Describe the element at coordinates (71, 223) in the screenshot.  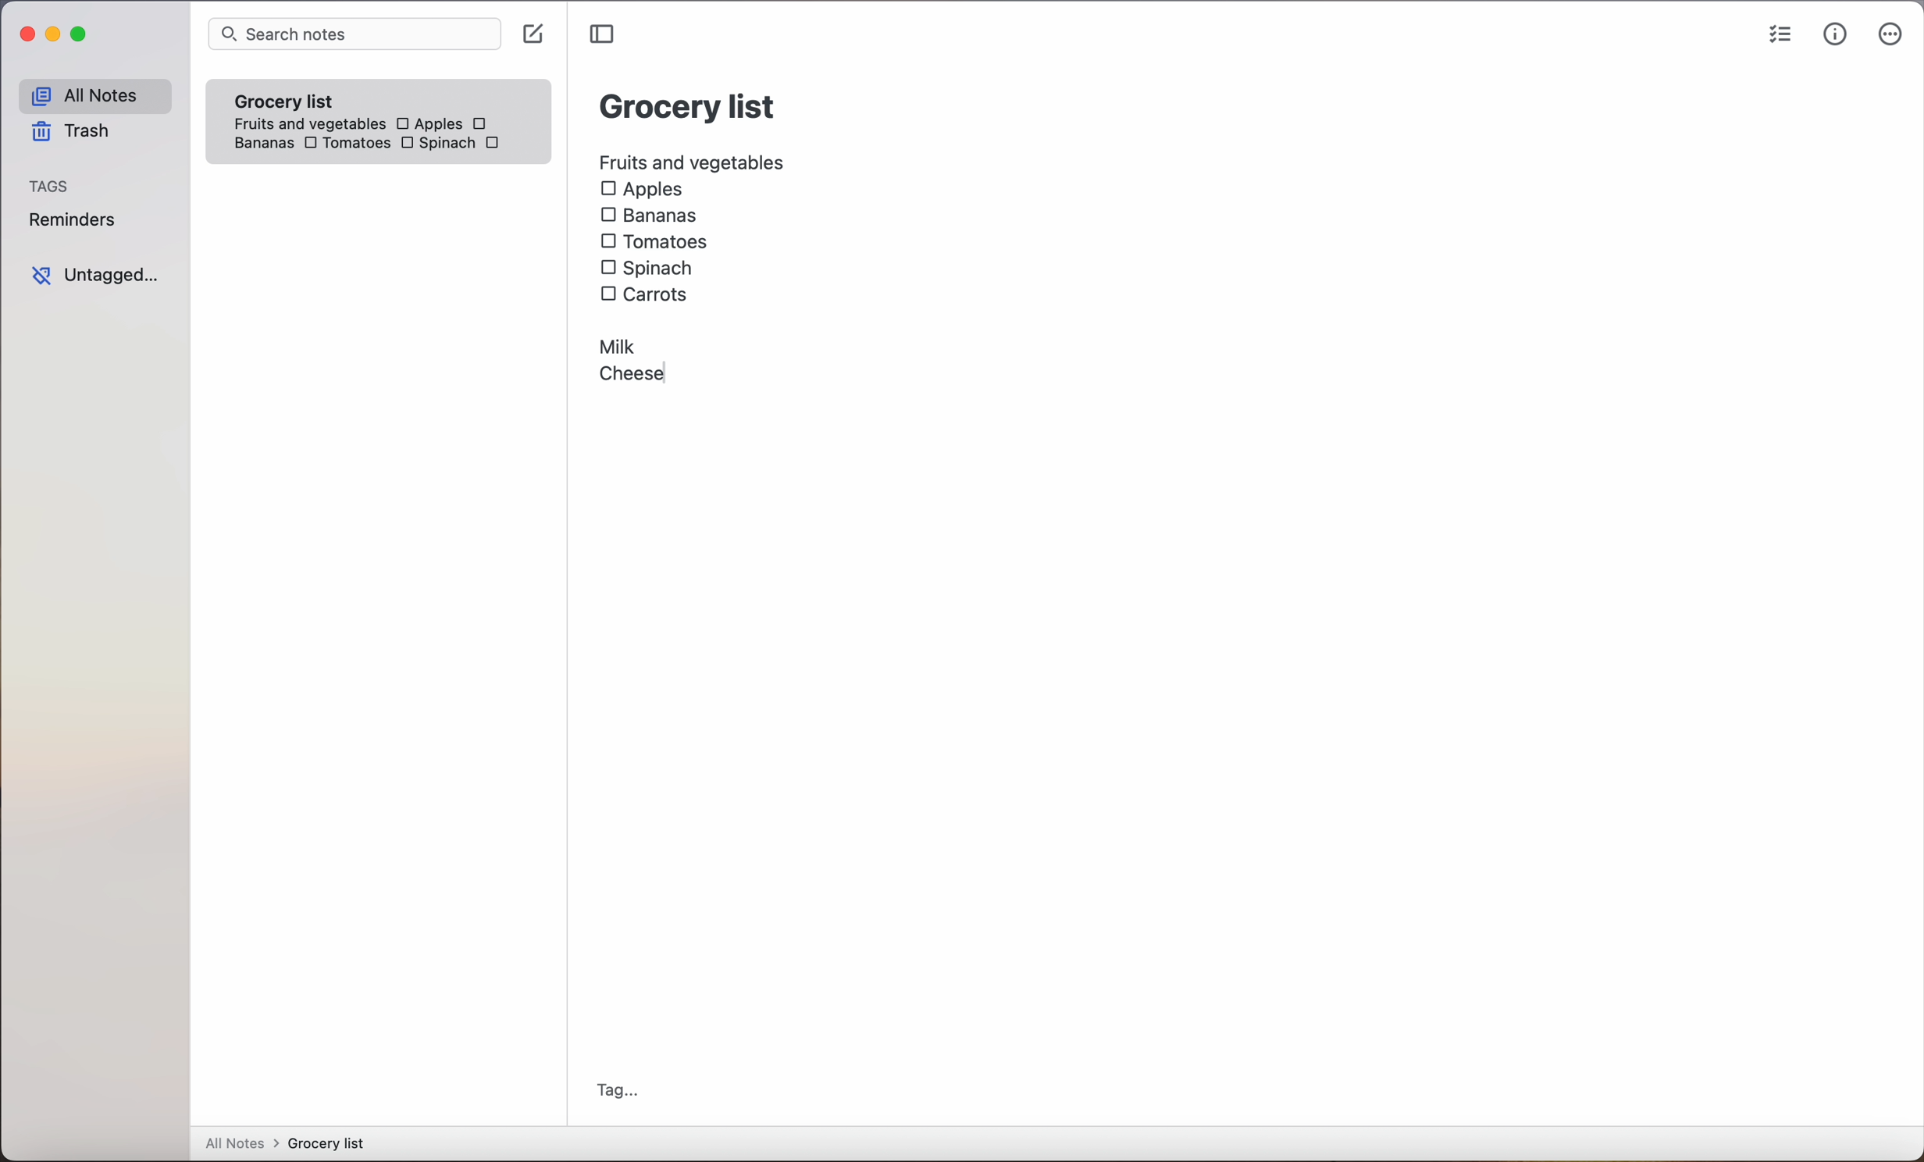
I see `reminders` at that location.